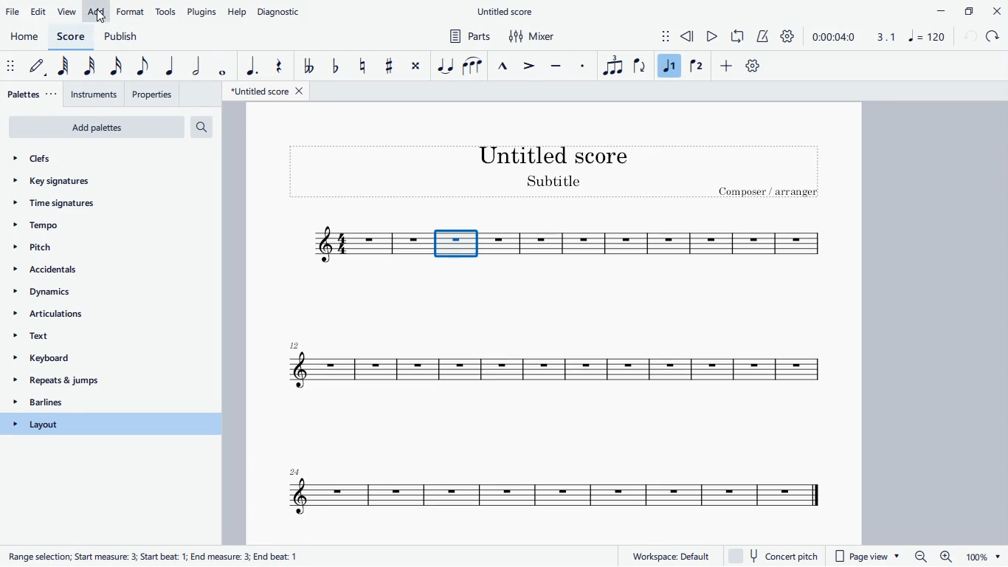 Image resolution: width=1008 pixels, height=567 pixels. I want to click on 32nd note, so click(94, 66).